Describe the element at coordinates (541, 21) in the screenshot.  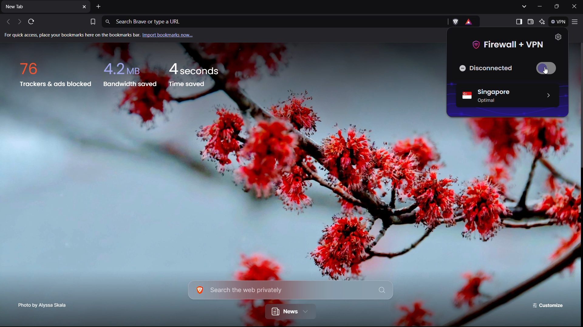
I see `Leo AI` at that location.